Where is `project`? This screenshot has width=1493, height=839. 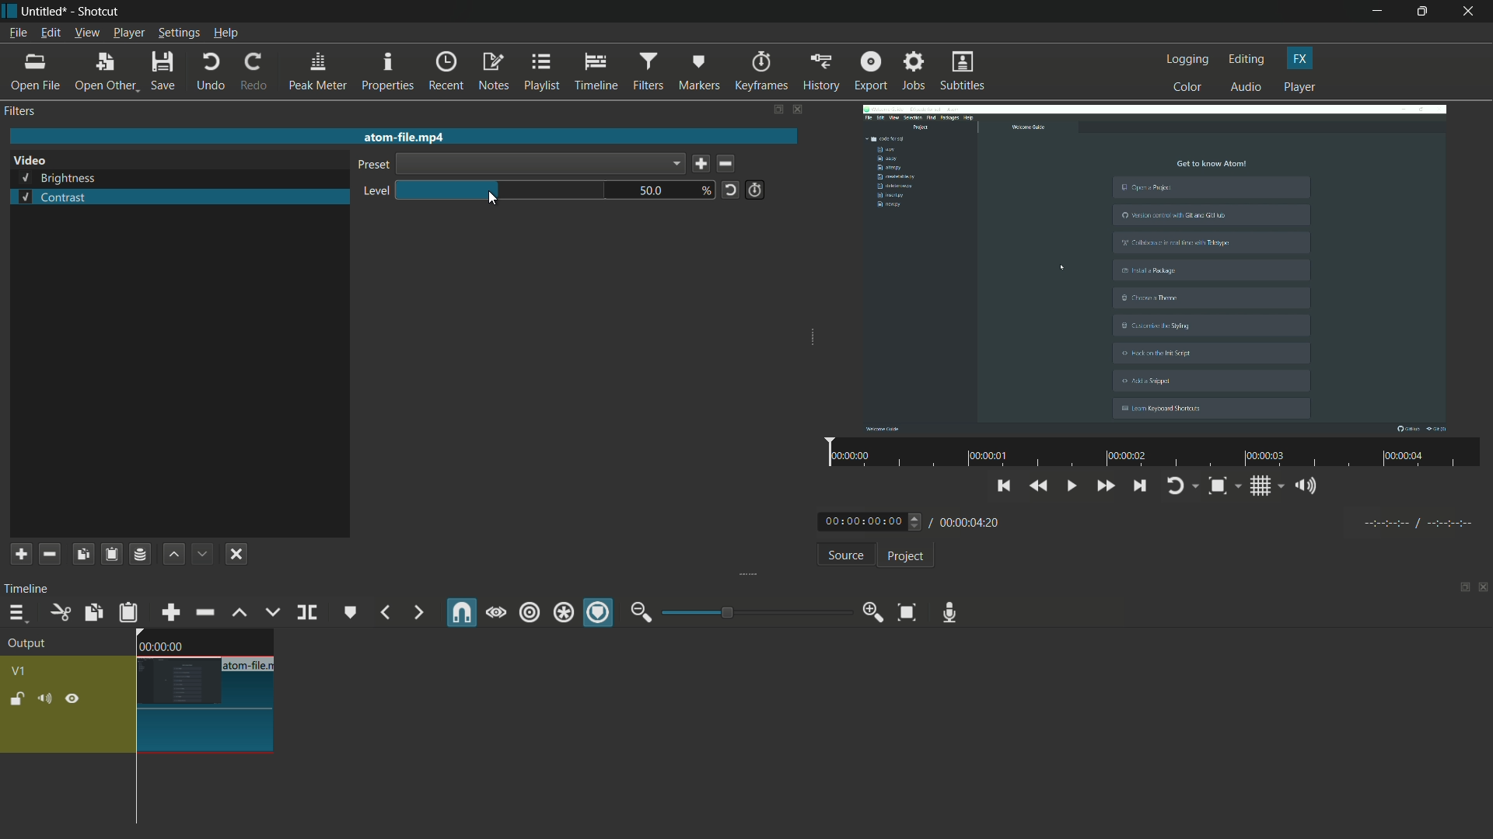 project is located at coordinates (904, 556).